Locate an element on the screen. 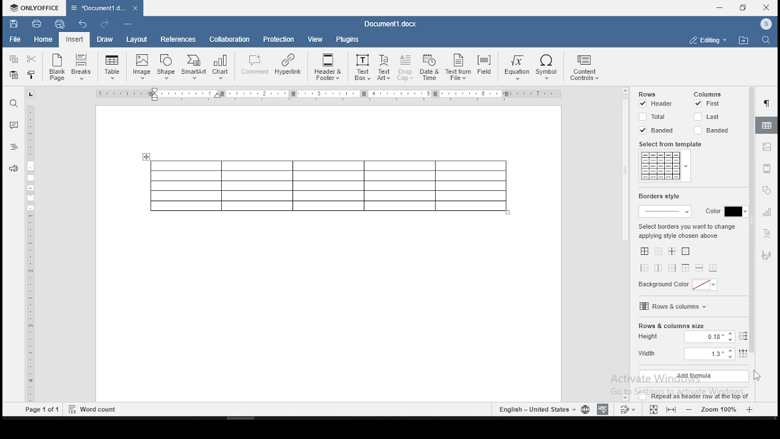 This screenshot has height=439, width=780. protection is located at coordinates (280, 39).